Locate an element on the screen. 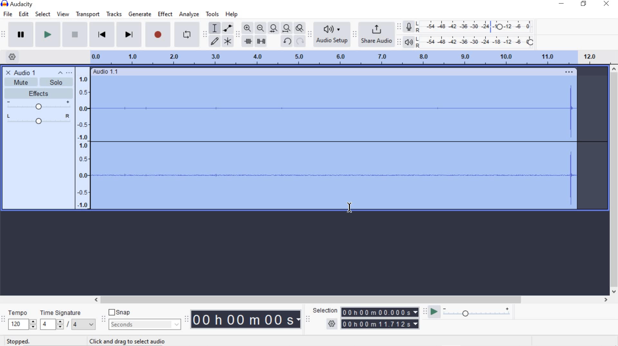 Image resolution: width=618 pixels, height=346 pixels. Timeline option is located at coordinates (10, 56).